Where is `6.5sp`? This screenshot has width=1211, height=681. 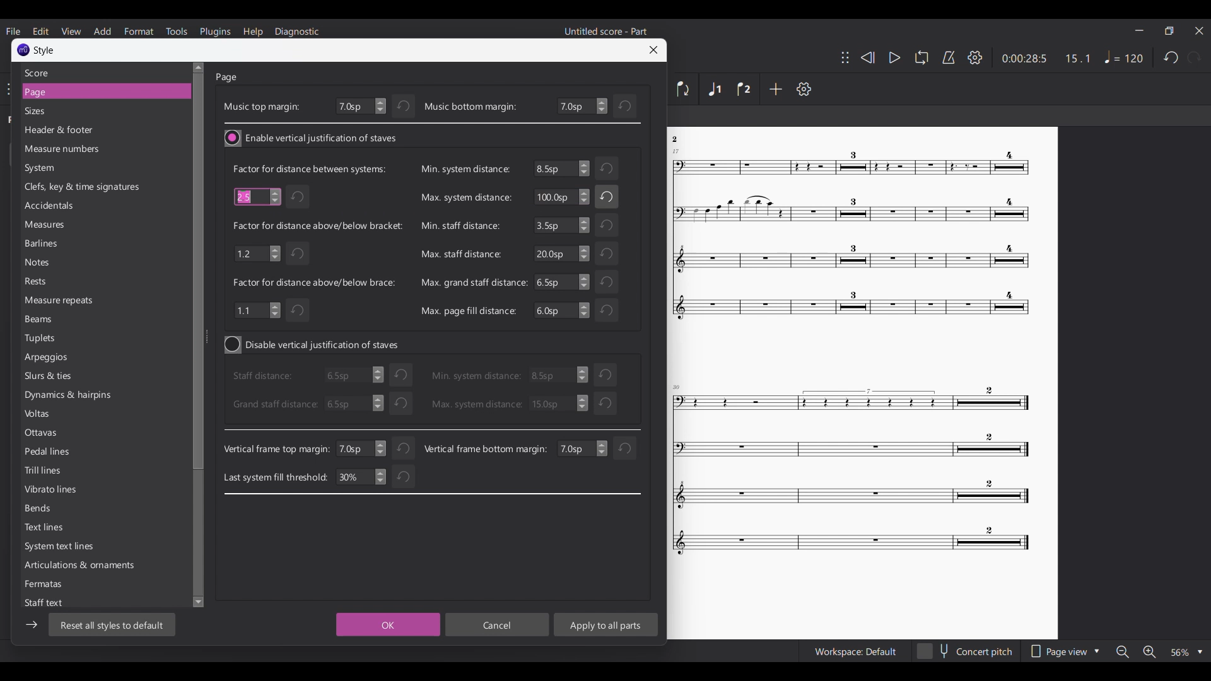 6.5sp is located at coordinates (563, 282).